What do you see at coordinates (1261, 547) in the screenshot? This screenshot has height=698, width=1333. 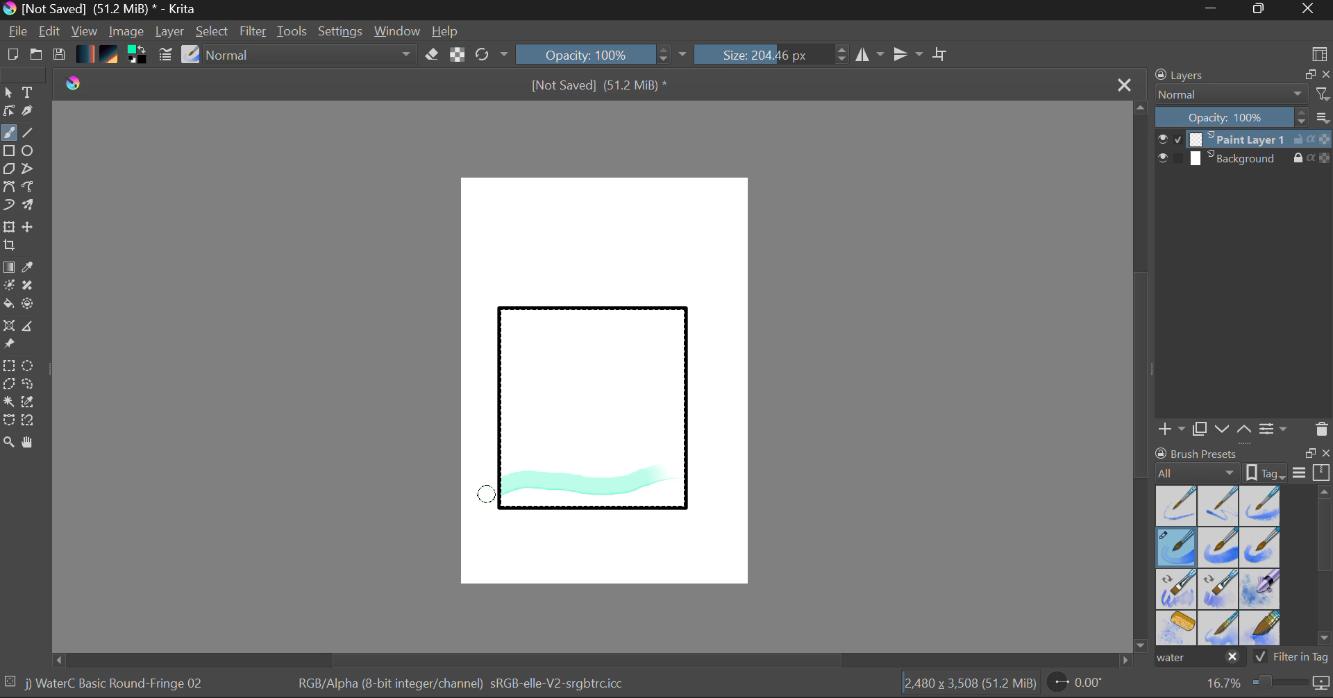 I see `Water C - Grunge` at bounding box center [1261, 547].